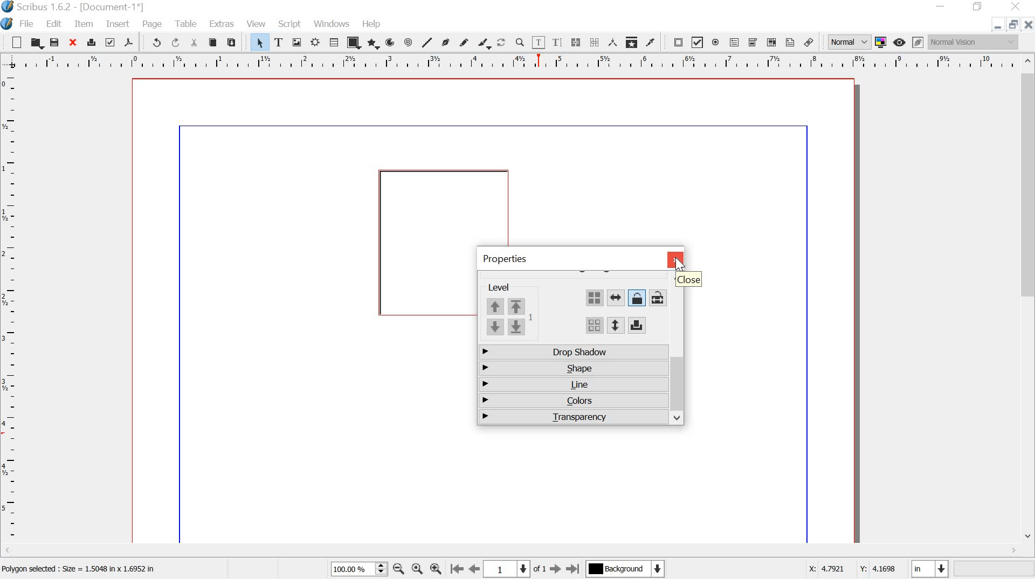 This screenshot has width=1035, height=579. Describe the element at coordinates (576, 43) in the screenshot. I see `link text frames` at that location.